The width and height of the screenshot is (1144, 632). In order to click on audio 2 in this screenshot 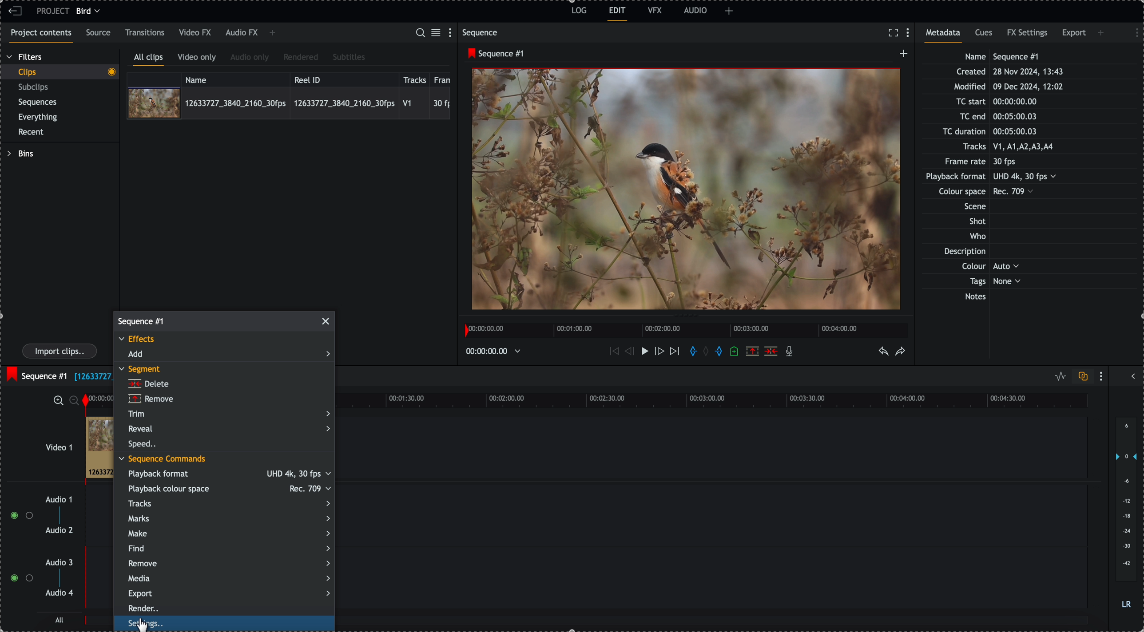, I will do `click(58, 531)`.